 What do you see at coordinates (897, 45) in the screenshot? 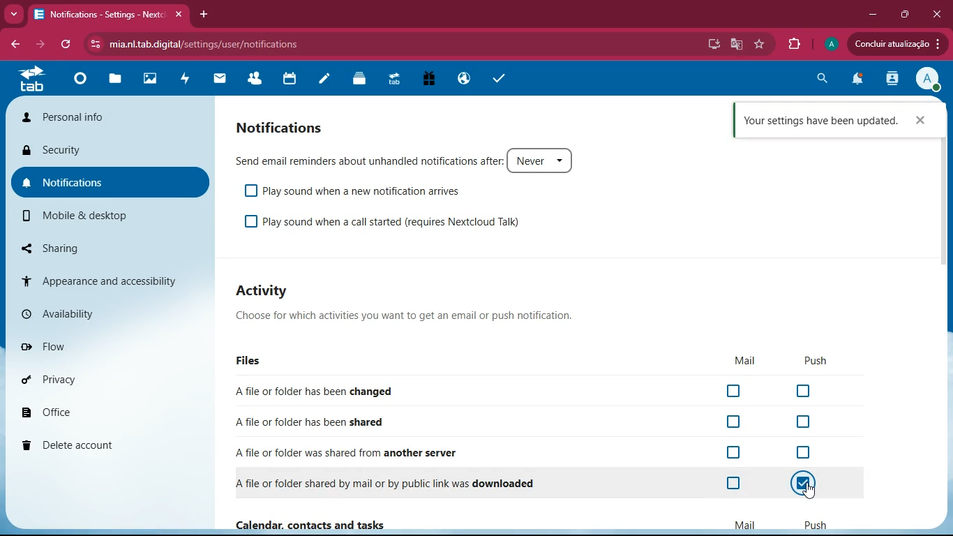
I see `Concluir atualizacao` at bounding box center [897, 45].